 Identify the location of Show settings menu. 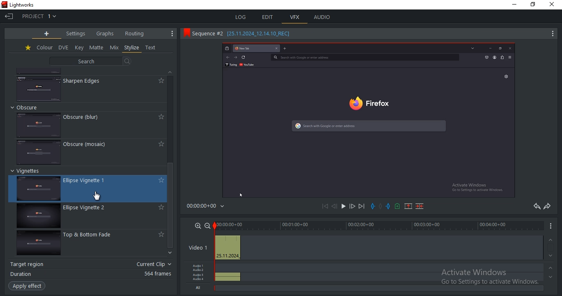
(170, 34).